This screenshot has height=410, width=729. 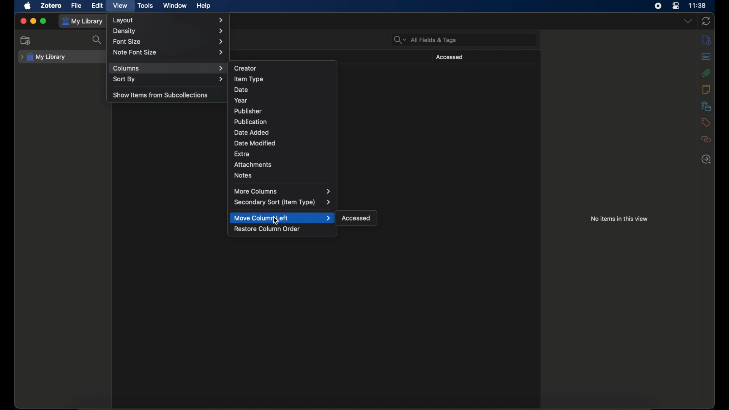 I want to click on apple, so click(x=27, y=6).